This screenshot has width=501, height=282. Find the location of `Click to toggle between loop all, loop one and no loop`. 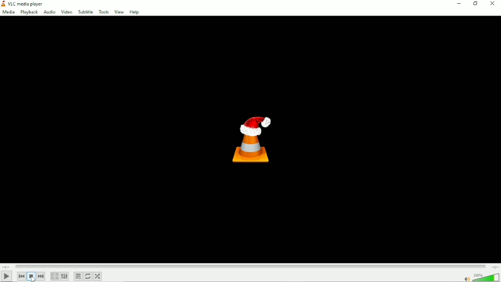

Click to toggle between loop all, loop one and no loop is located at coordinates (88, 276).